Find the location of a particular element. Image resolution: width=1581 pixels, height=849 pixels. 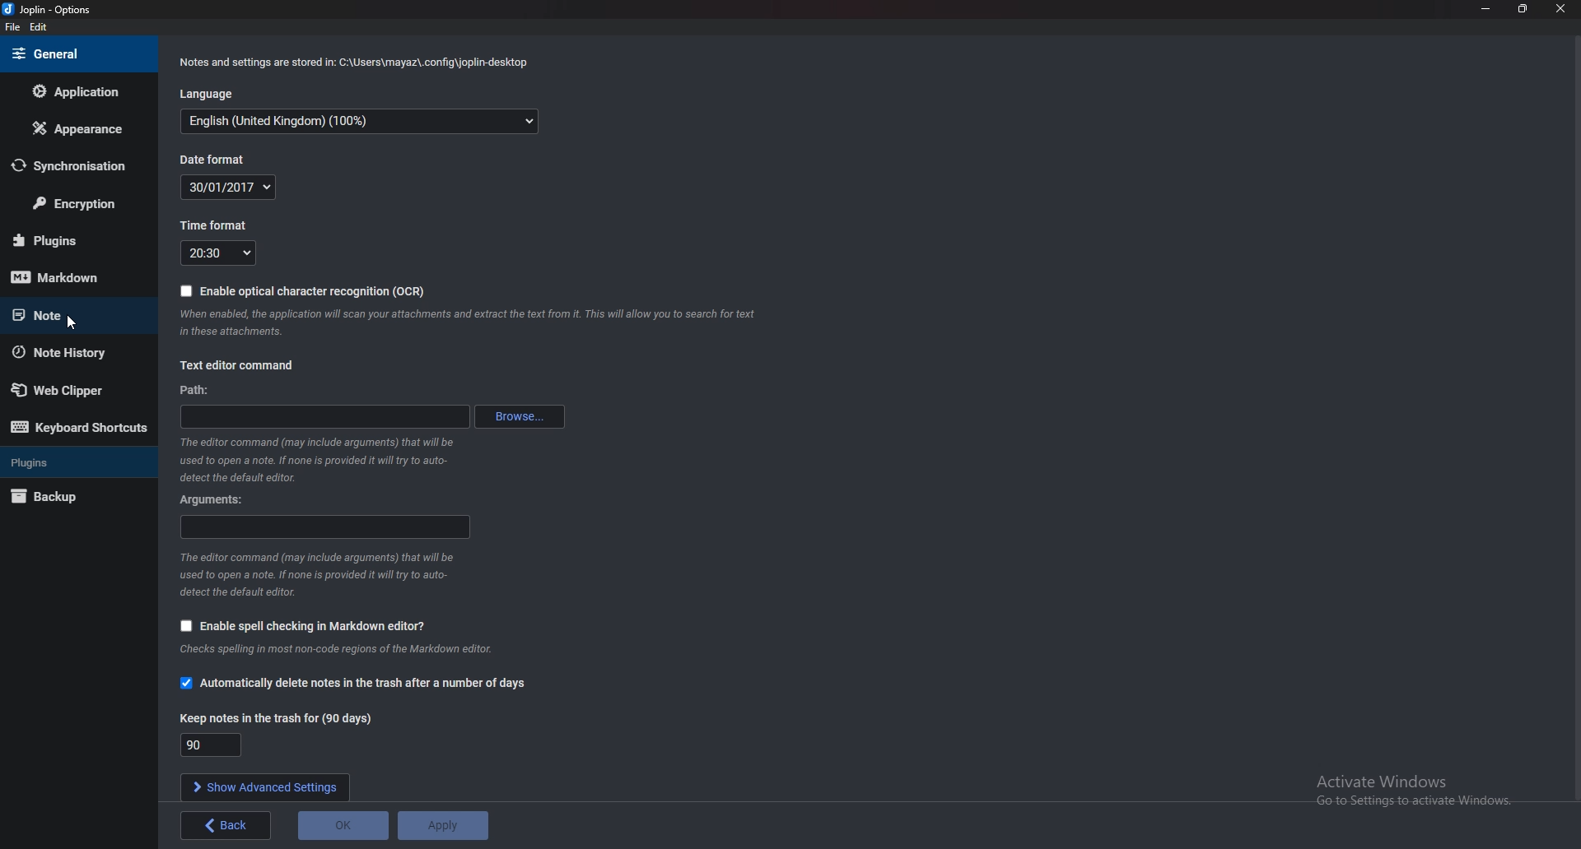

Resize is located at coordinates (1520, 10).